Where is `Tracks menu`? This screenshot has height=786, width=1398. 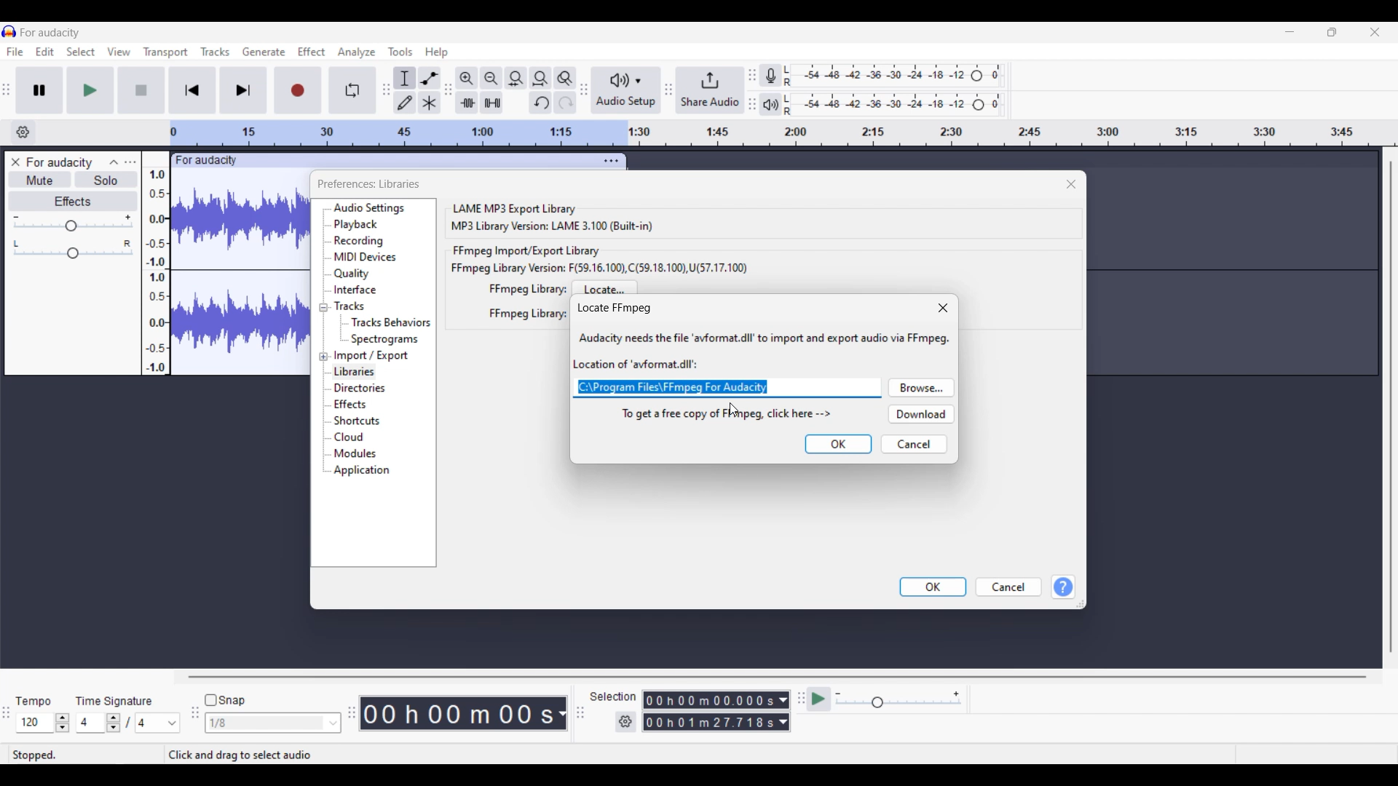
Tracks menu is located at coordinates (215, 52).